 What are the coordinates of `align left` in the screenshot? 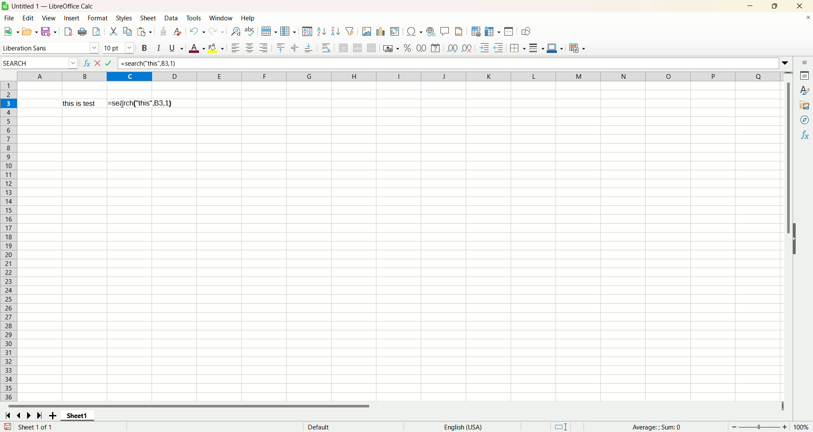 It's located at (234, 48).